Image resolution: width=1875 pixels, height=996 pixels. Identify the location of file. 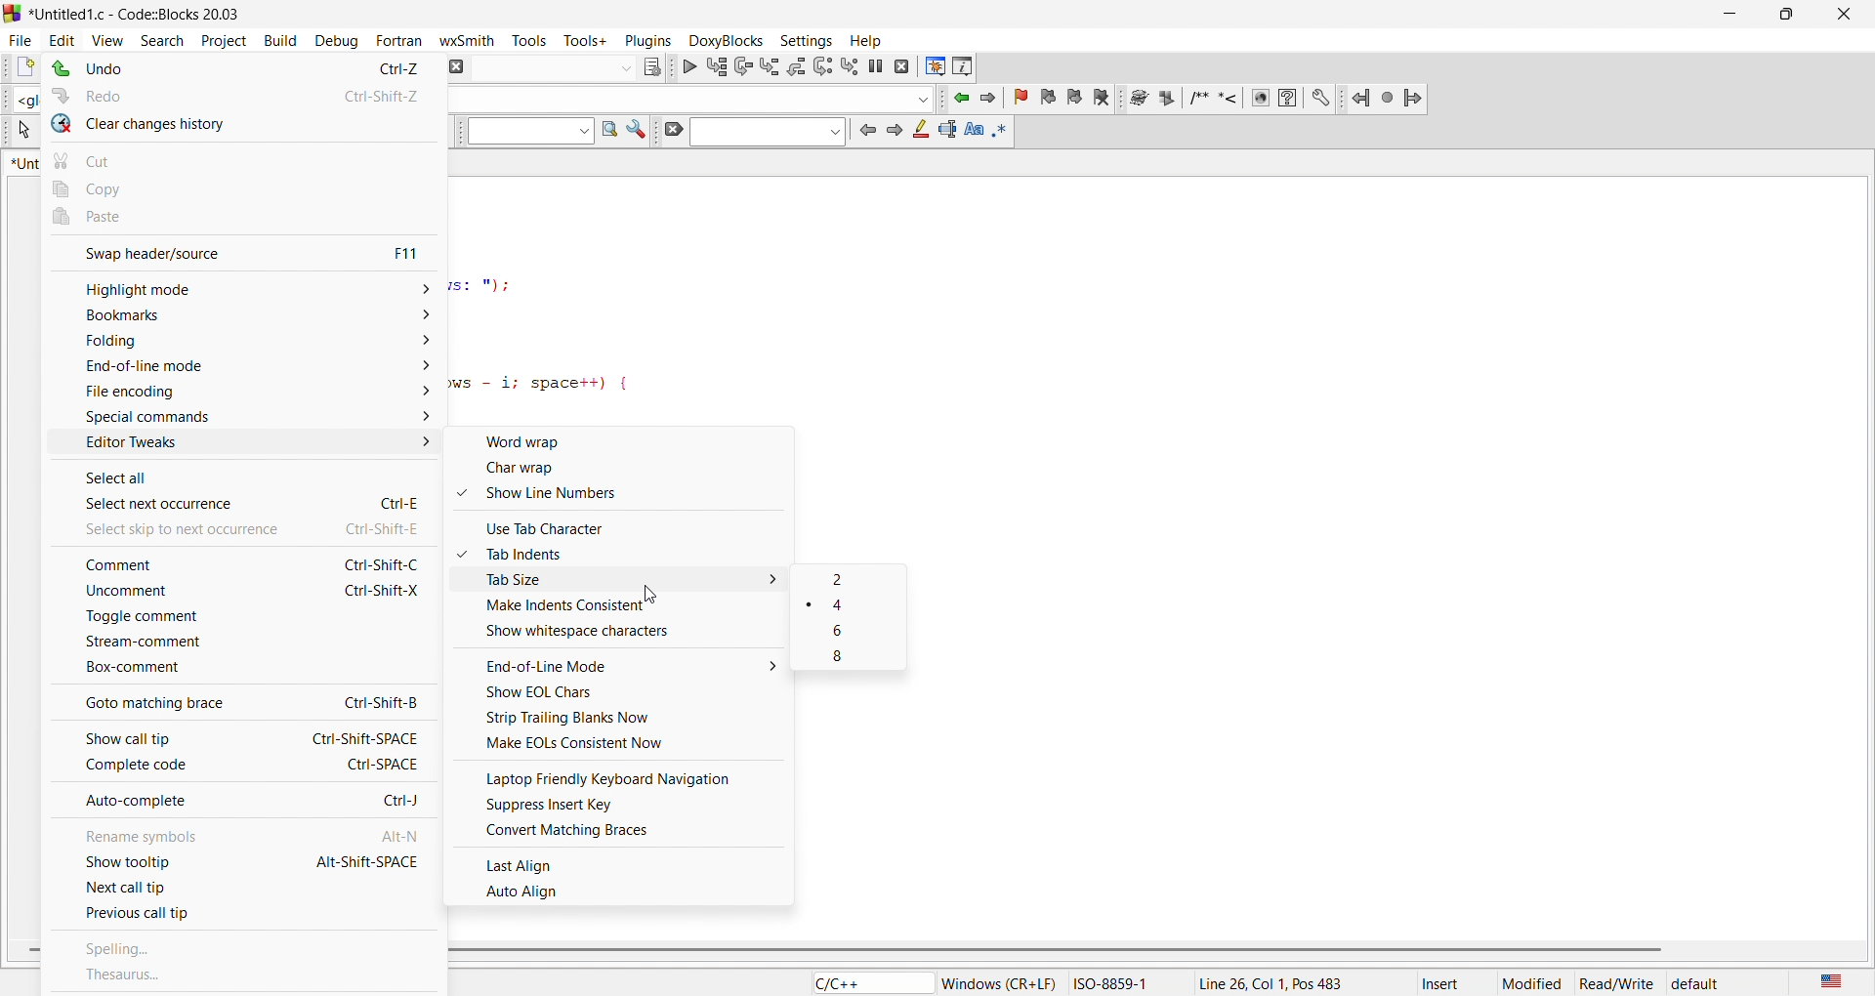
(21, 37).